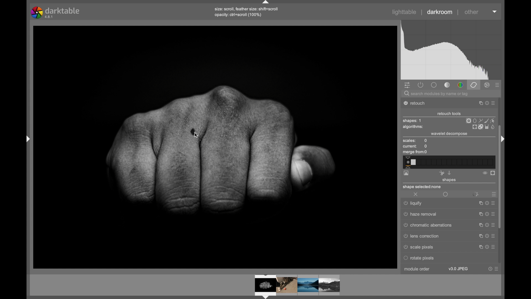 Image resolution: width=531 pixels, height=299 pixels. Describe the element at coordinates (496, 269) in the screenshot. I see `more options` at that location.